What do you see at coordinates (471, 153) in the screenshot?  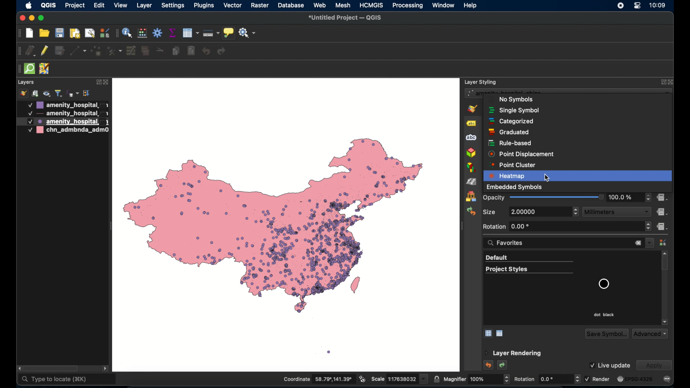 I see `3d view` at bounding box center [471, 153].